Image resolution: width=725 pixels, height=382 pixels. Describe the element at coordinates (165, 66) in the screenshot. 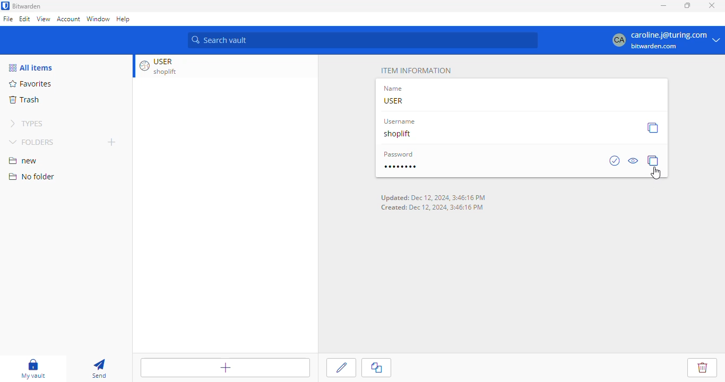

I see `USER   shoplift` at that location.